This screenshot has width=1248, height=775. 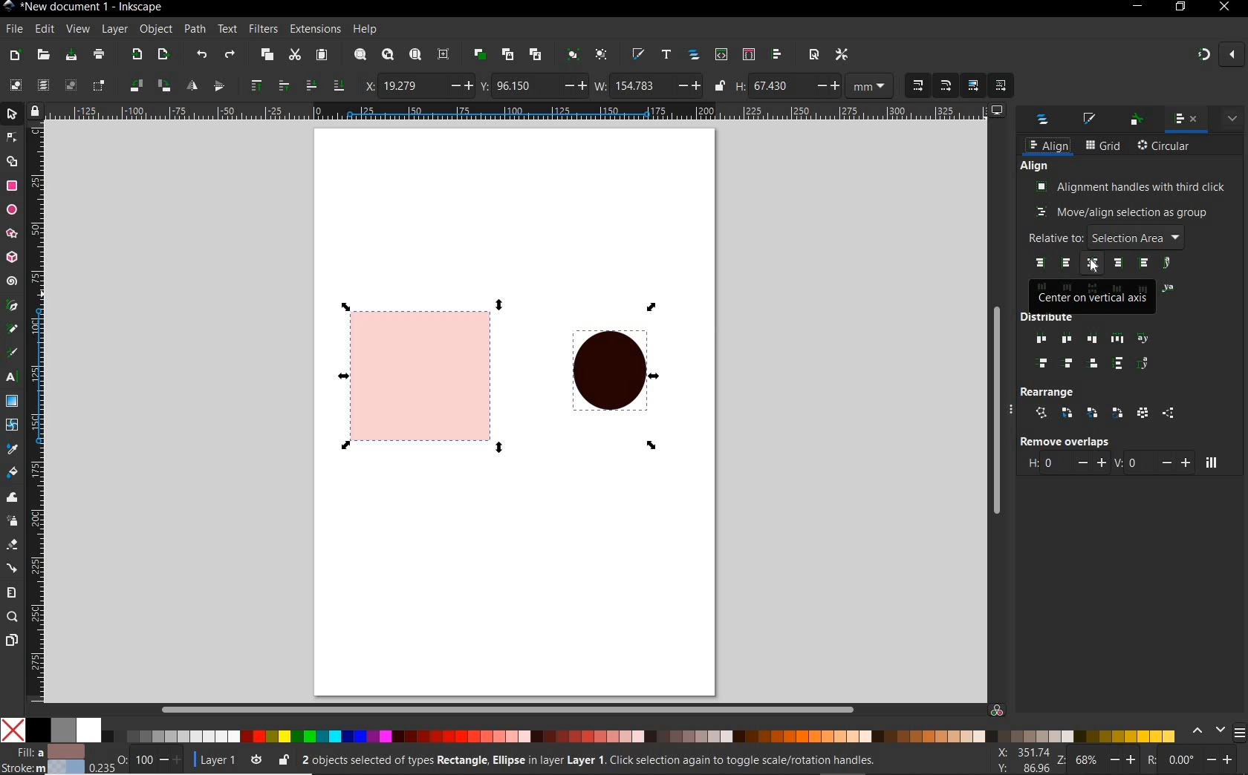 What do you see at coordinates (1039, 263) in the screenshot?
I see `ALIGN RIGHT EDGES OF OBJECTS TO THE LEFT EDGE OF ANCHOR` at bounding box center [1039, 263].